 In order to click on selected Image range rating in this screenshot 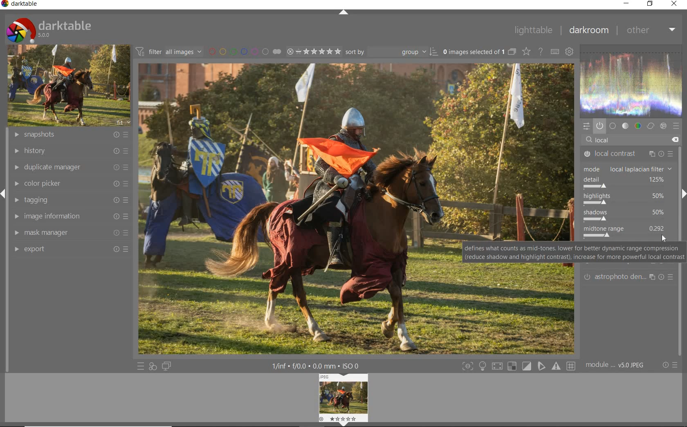, I will do `click(313, 51)`.